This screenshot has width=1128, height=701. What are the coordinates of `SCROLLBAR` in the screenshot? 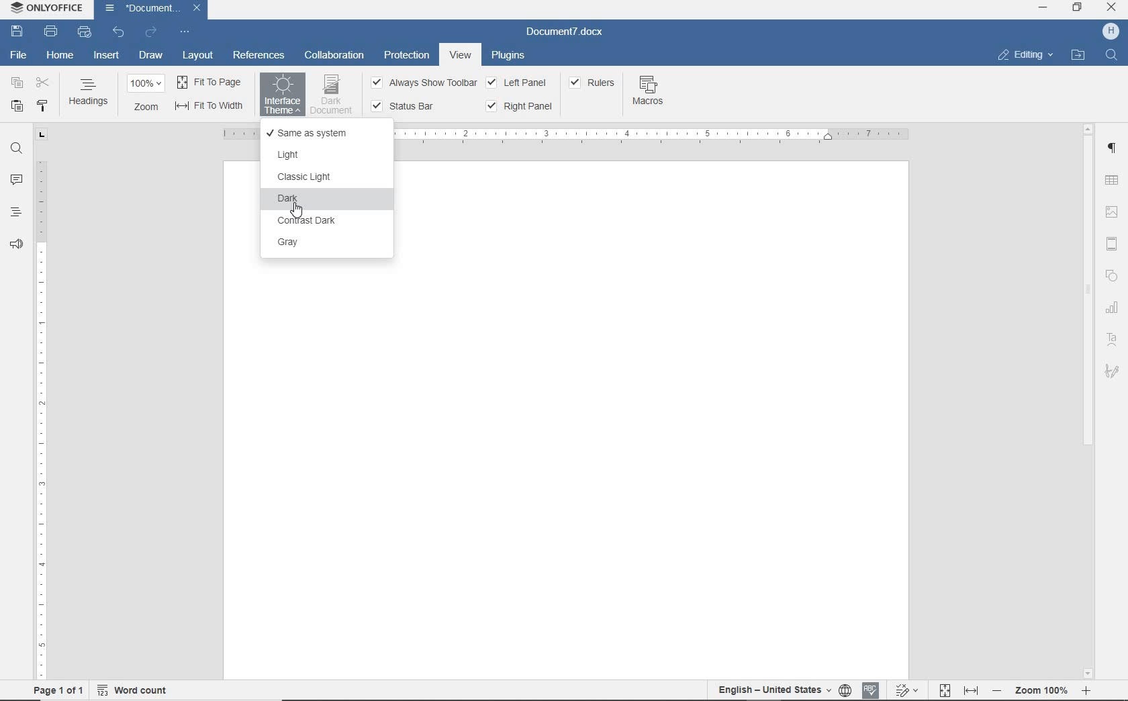 It's located at (1088, 401).